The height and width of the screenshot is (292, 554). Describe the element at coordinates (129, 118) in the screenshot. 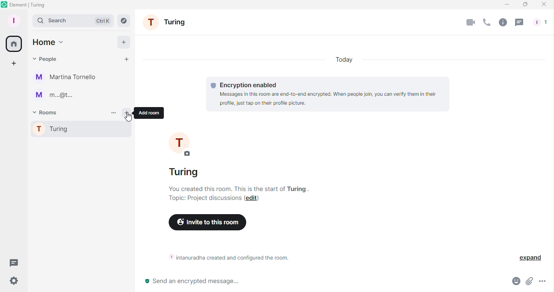

I see `Cursor` at that location.